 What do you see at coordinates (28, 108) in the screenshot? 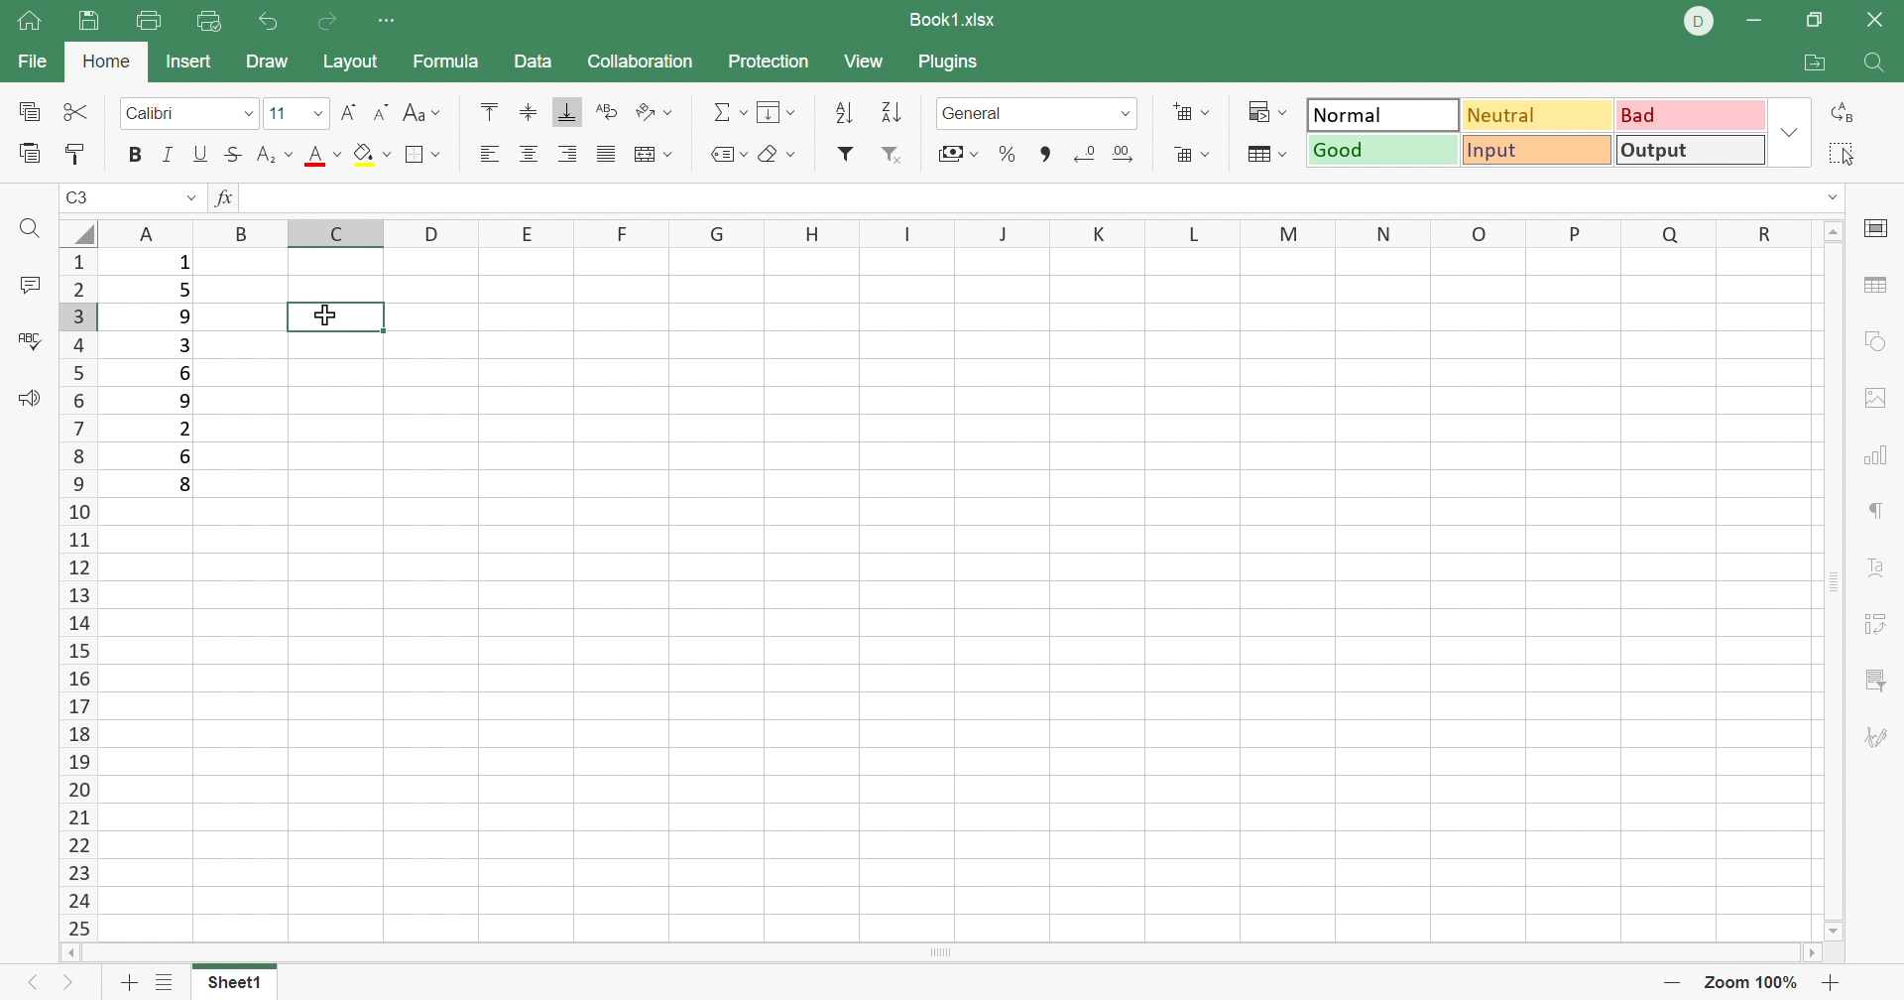
I see `Copy` at bounding box center [28, 108].